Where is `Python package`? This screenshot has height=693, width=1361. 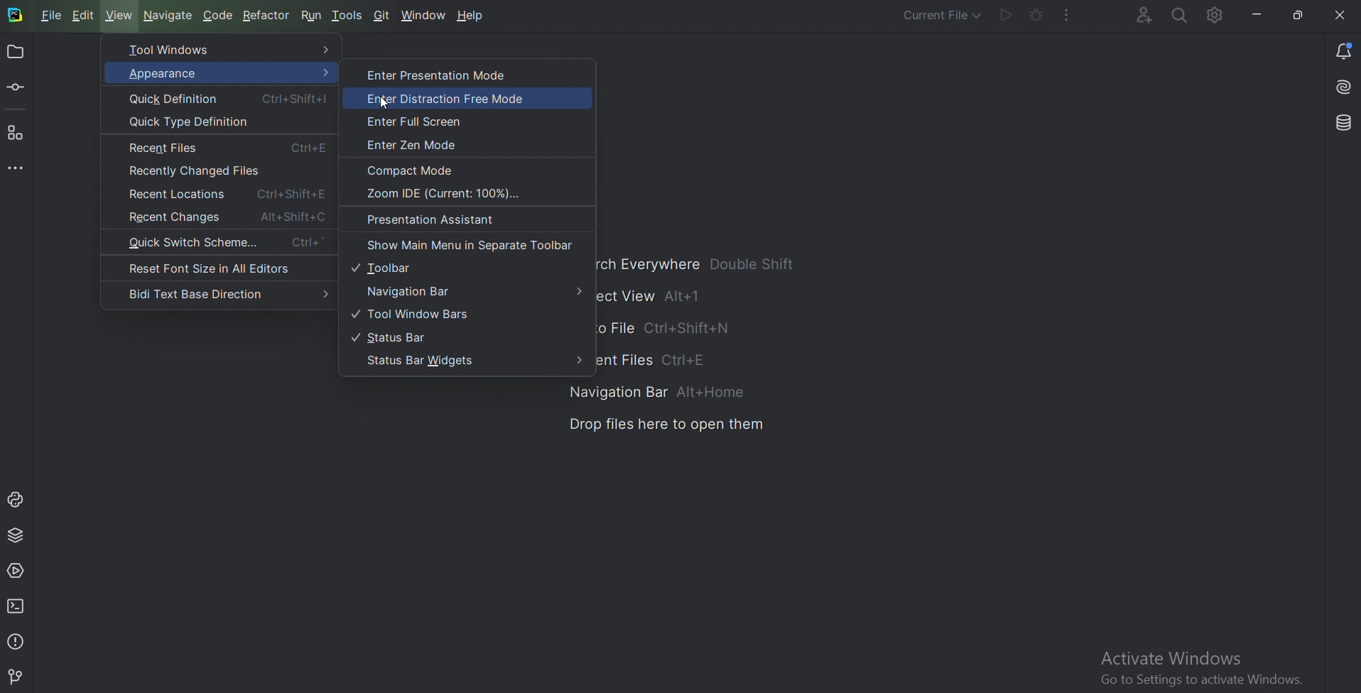
Python package is located at coordinates (16, 534).